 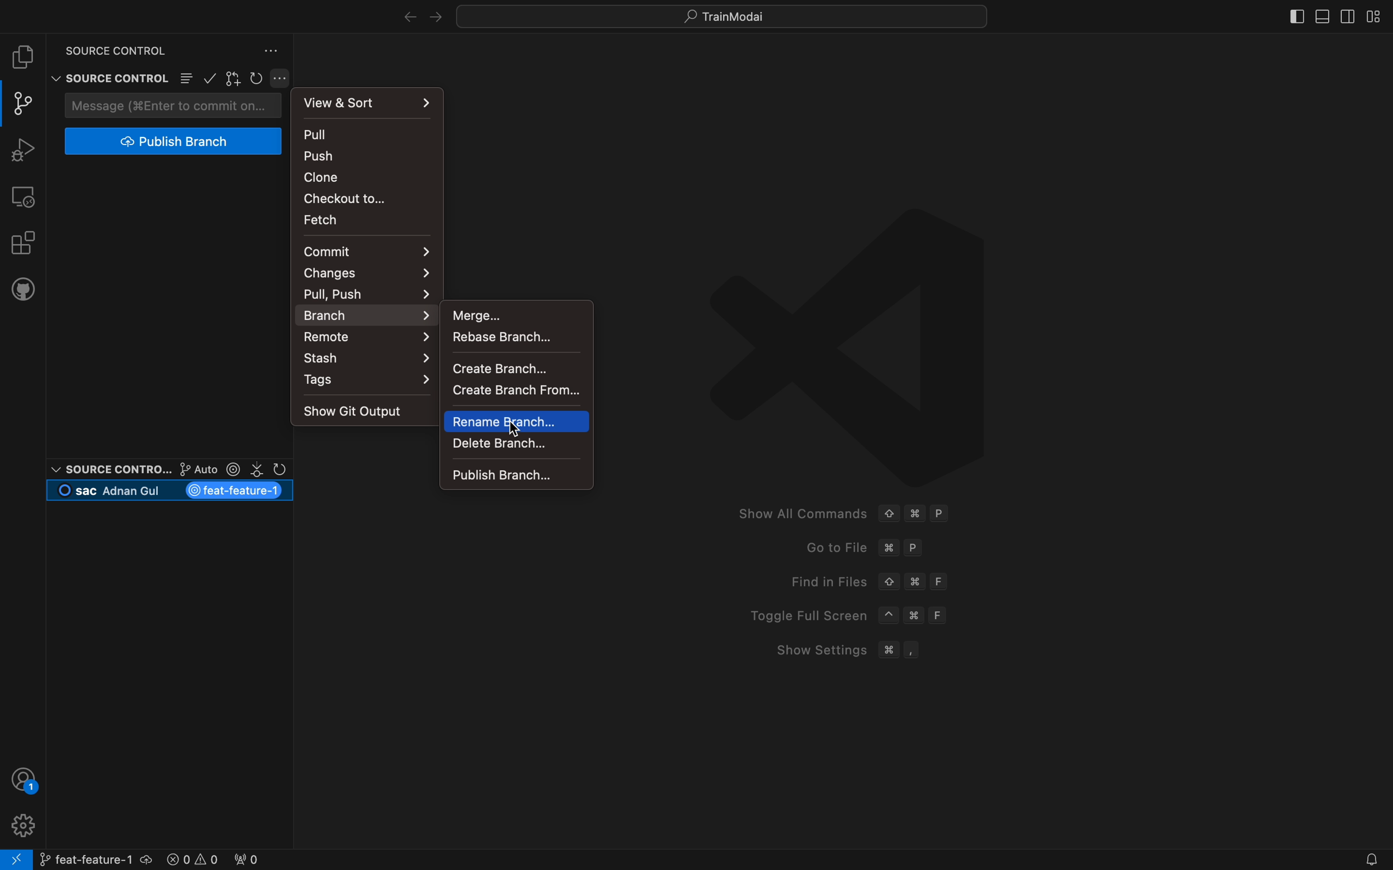 What do you see at coordinates (22, 241) in the screenshot?
I see `extensions` at bounding box center [22, 241].